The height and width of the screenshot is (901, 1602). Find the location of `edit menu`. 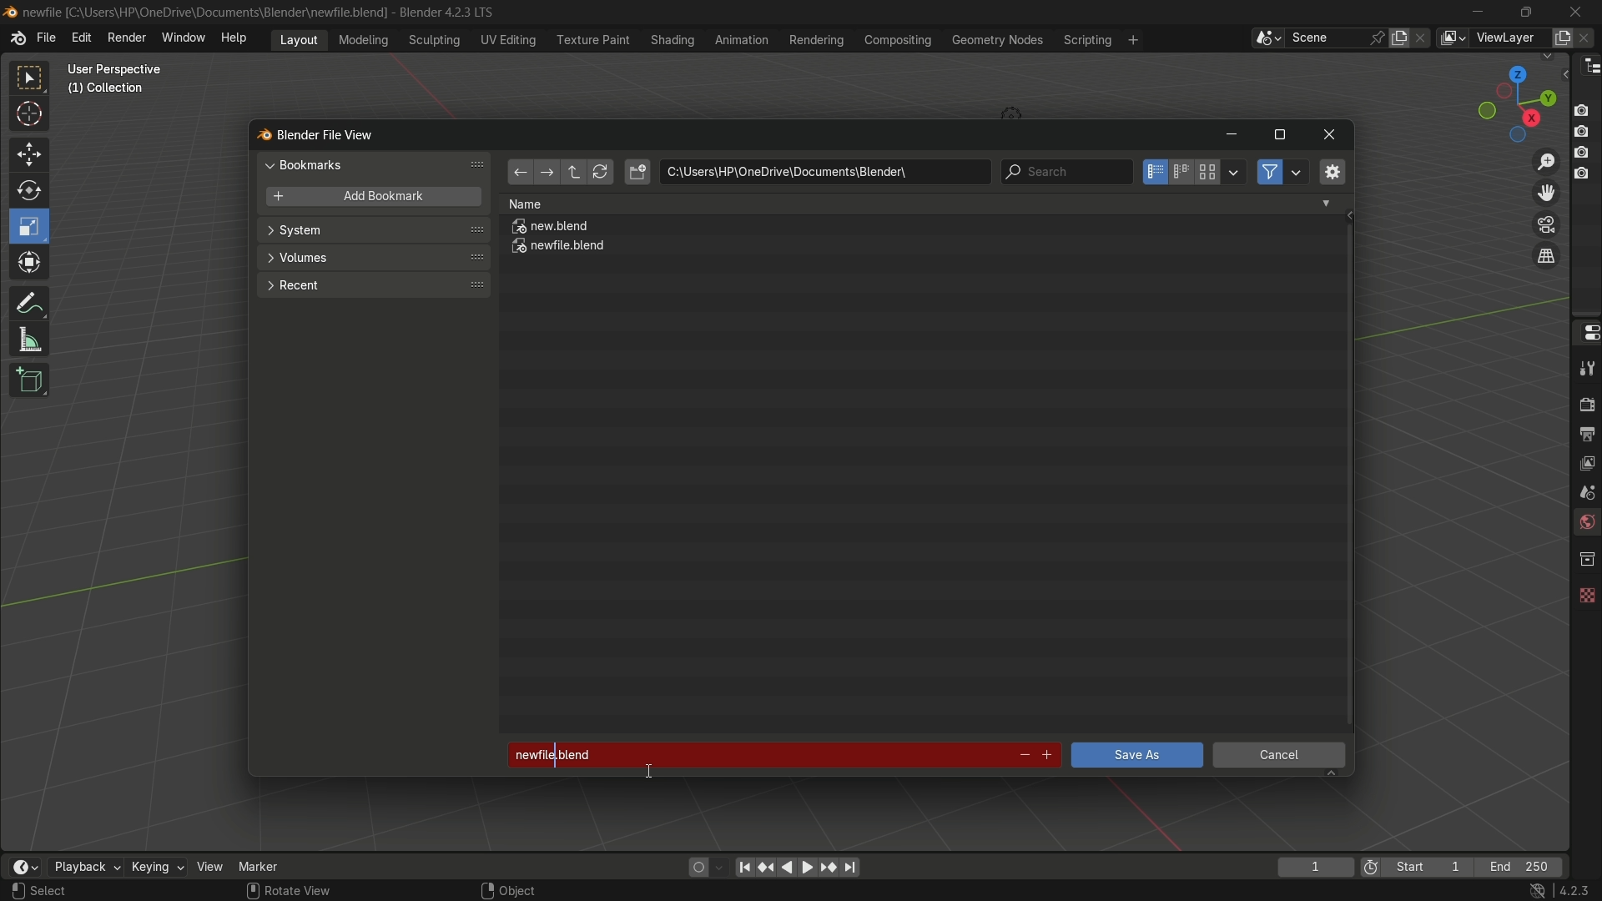

edit menu is located at coordinates (81, 38).